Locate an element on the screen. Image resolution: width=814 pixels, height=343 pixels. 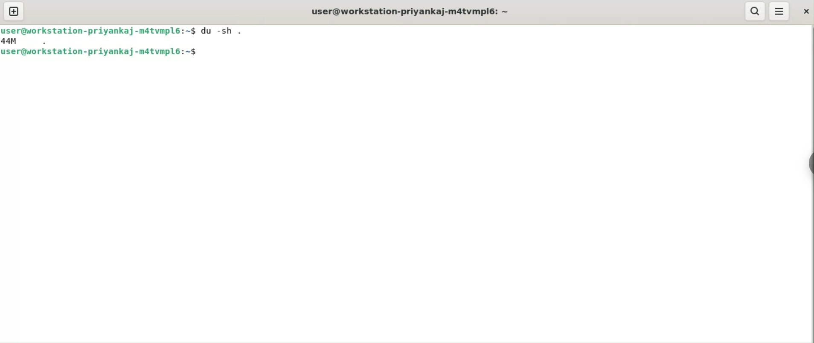
search is located at coordinates (755, 11).